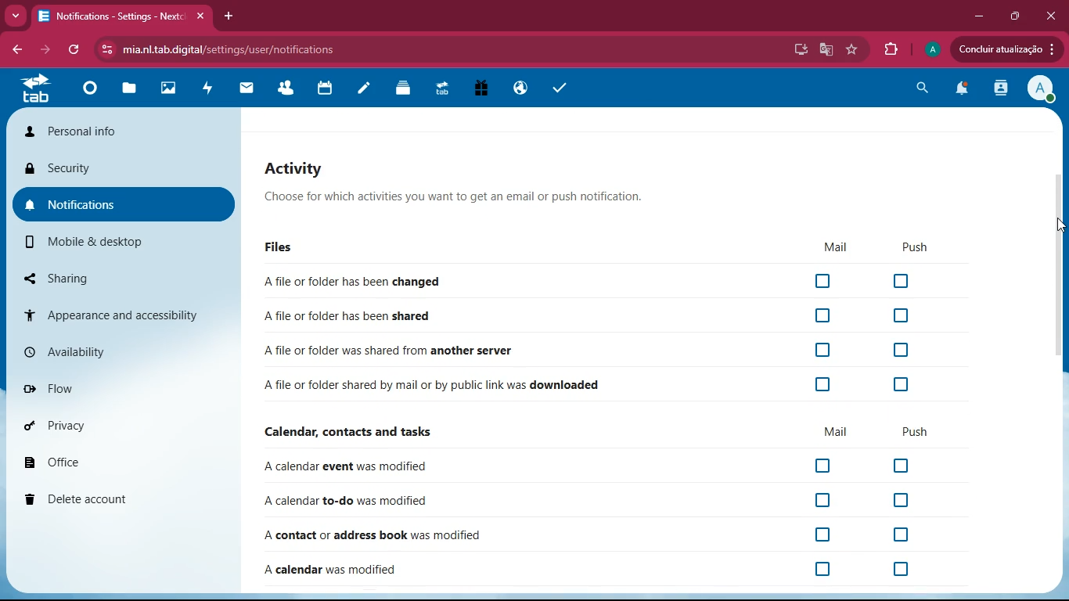  Describe the element at coordinates (916, 432) in the screenshot. I see `push` at that location.